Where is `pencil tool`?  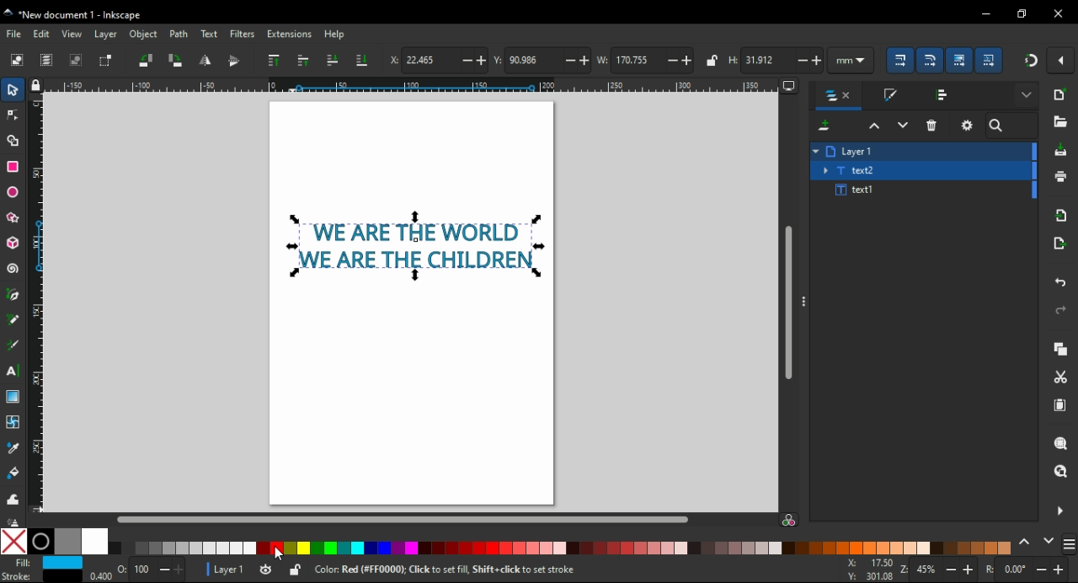 pencil tool is located at coordinates (13, 320).